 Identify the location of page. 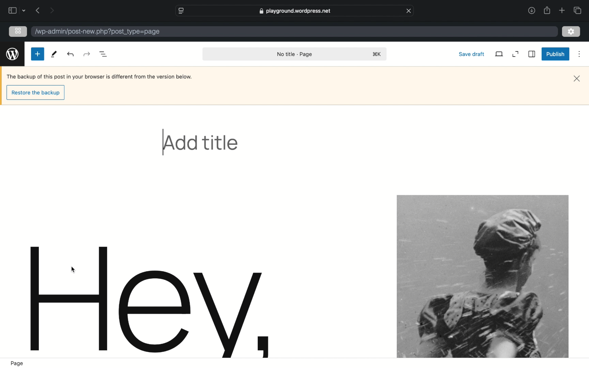
(17, 364).